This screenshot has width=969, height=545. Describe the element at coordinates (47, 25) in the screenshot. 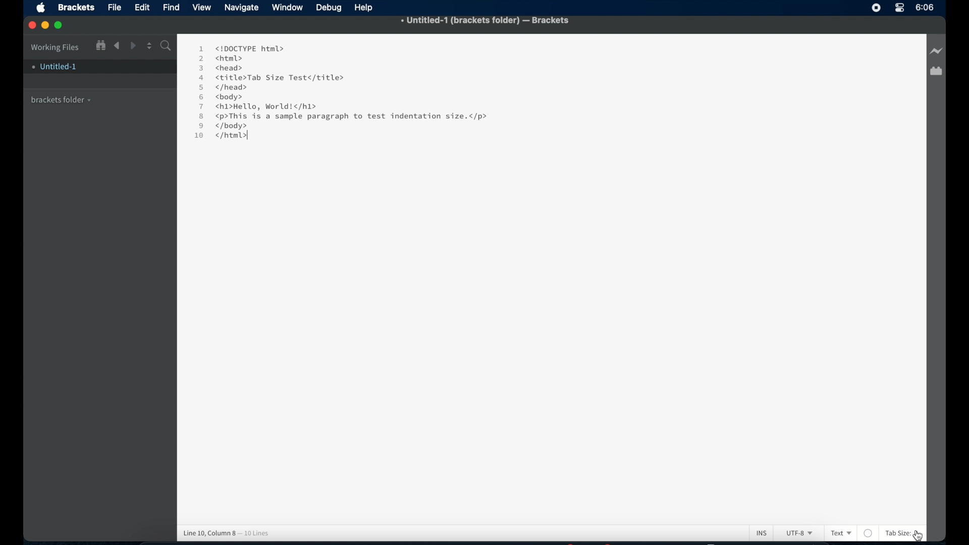

I see `Minimize` at that location.